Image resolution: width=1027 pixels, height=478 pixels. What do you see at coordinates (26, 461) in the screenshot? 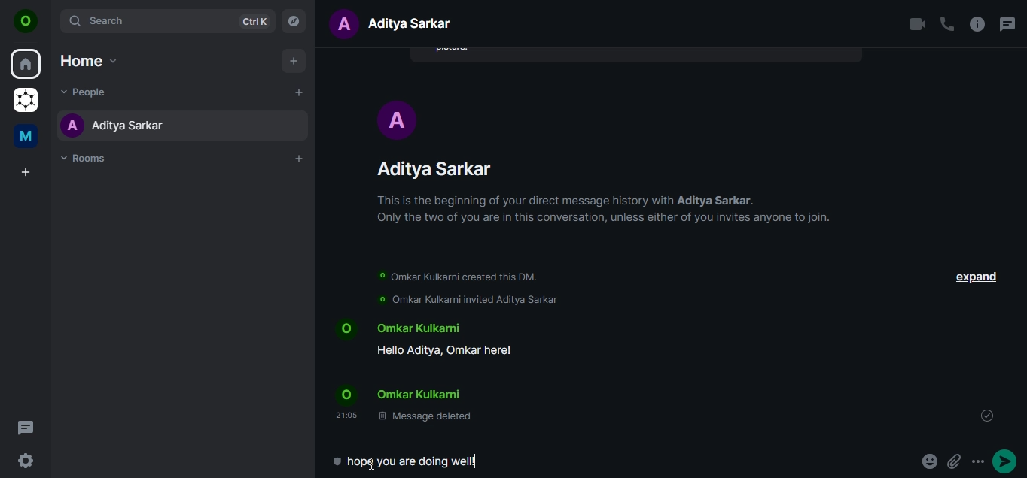
I see `quick settings` at bounding box center [26, 461].